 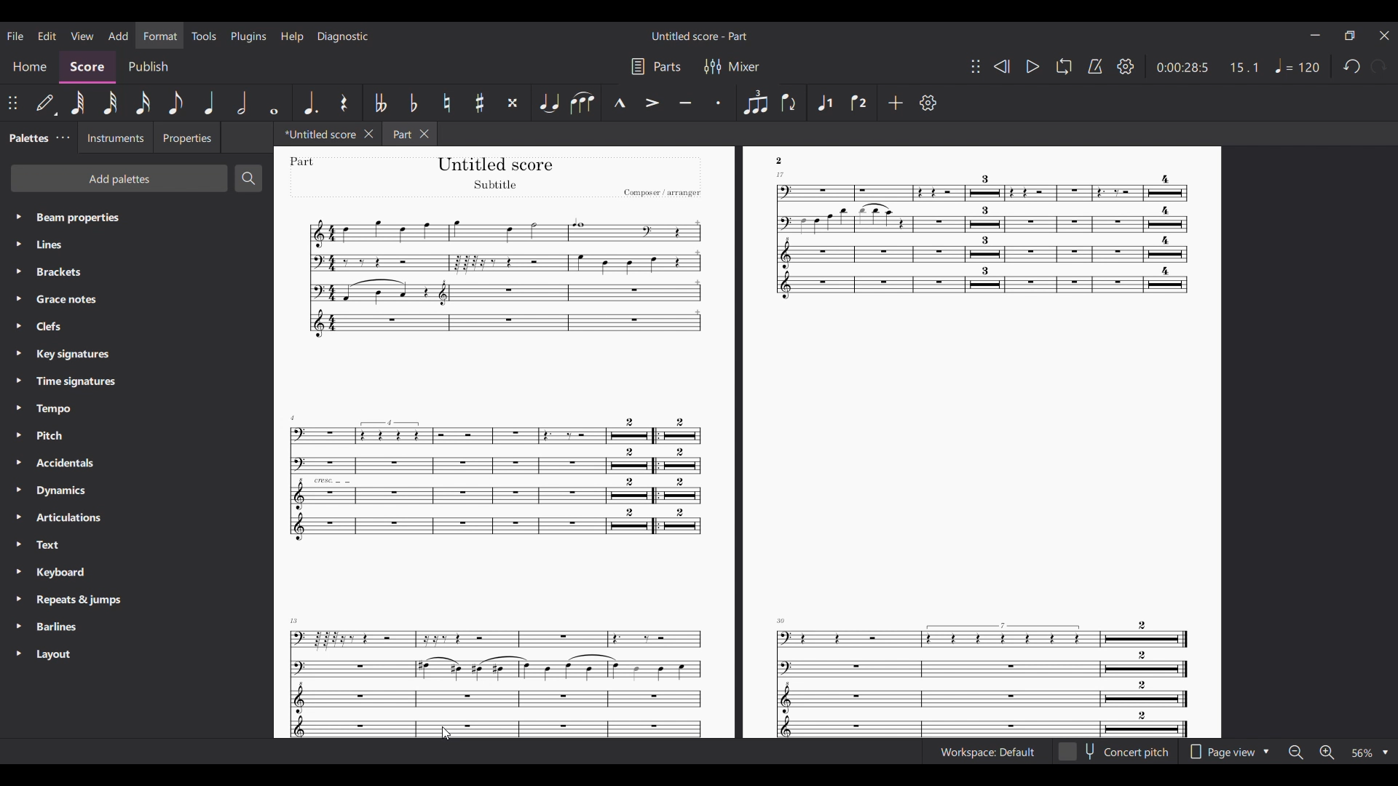 What do you see at coordinates (12, 103) in the screenshot?
I see `Change poisition` at bounding box center [12, 103].